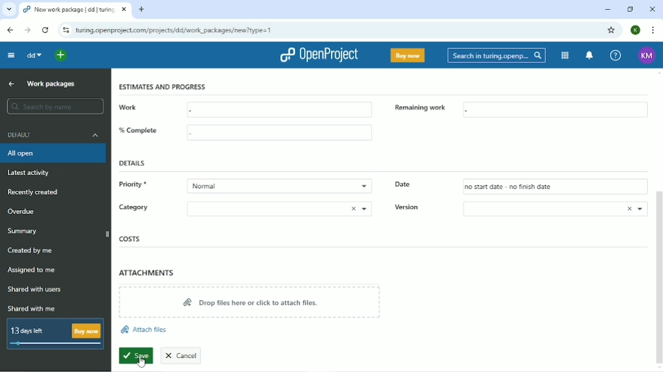 The image size is (663, 372). I want to click on Restore down, so click(631, 9).